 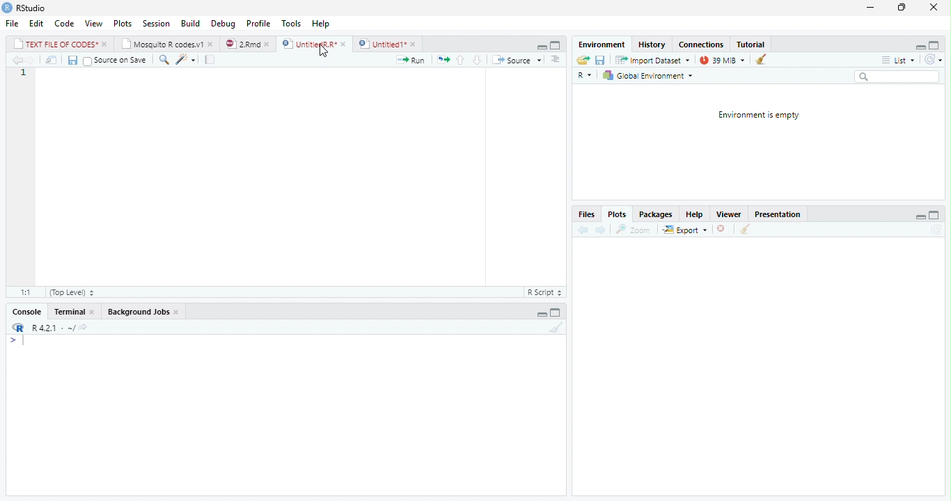 I want to click on Minimize, so click(x=542, y=314).